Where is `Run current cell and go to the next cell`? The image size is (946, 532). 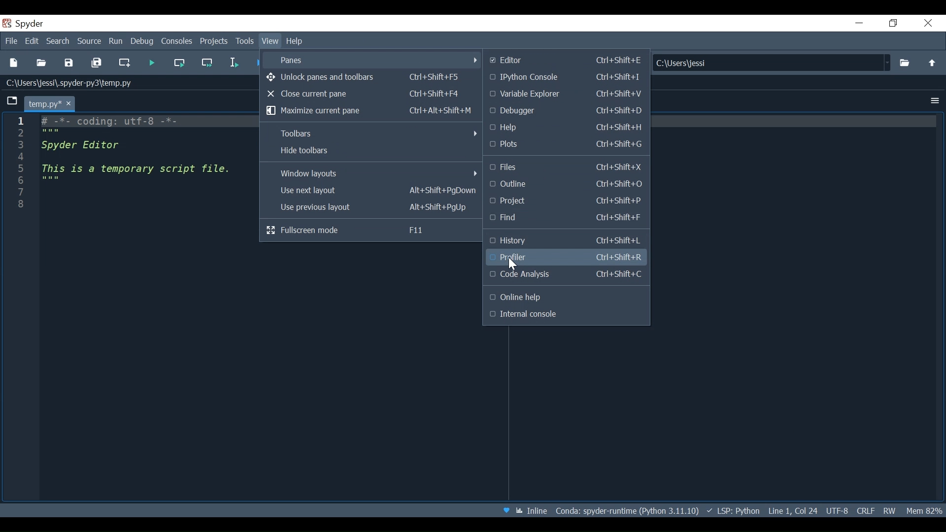
Run current cell and go to the next cell is located at coordinates (208, 63).